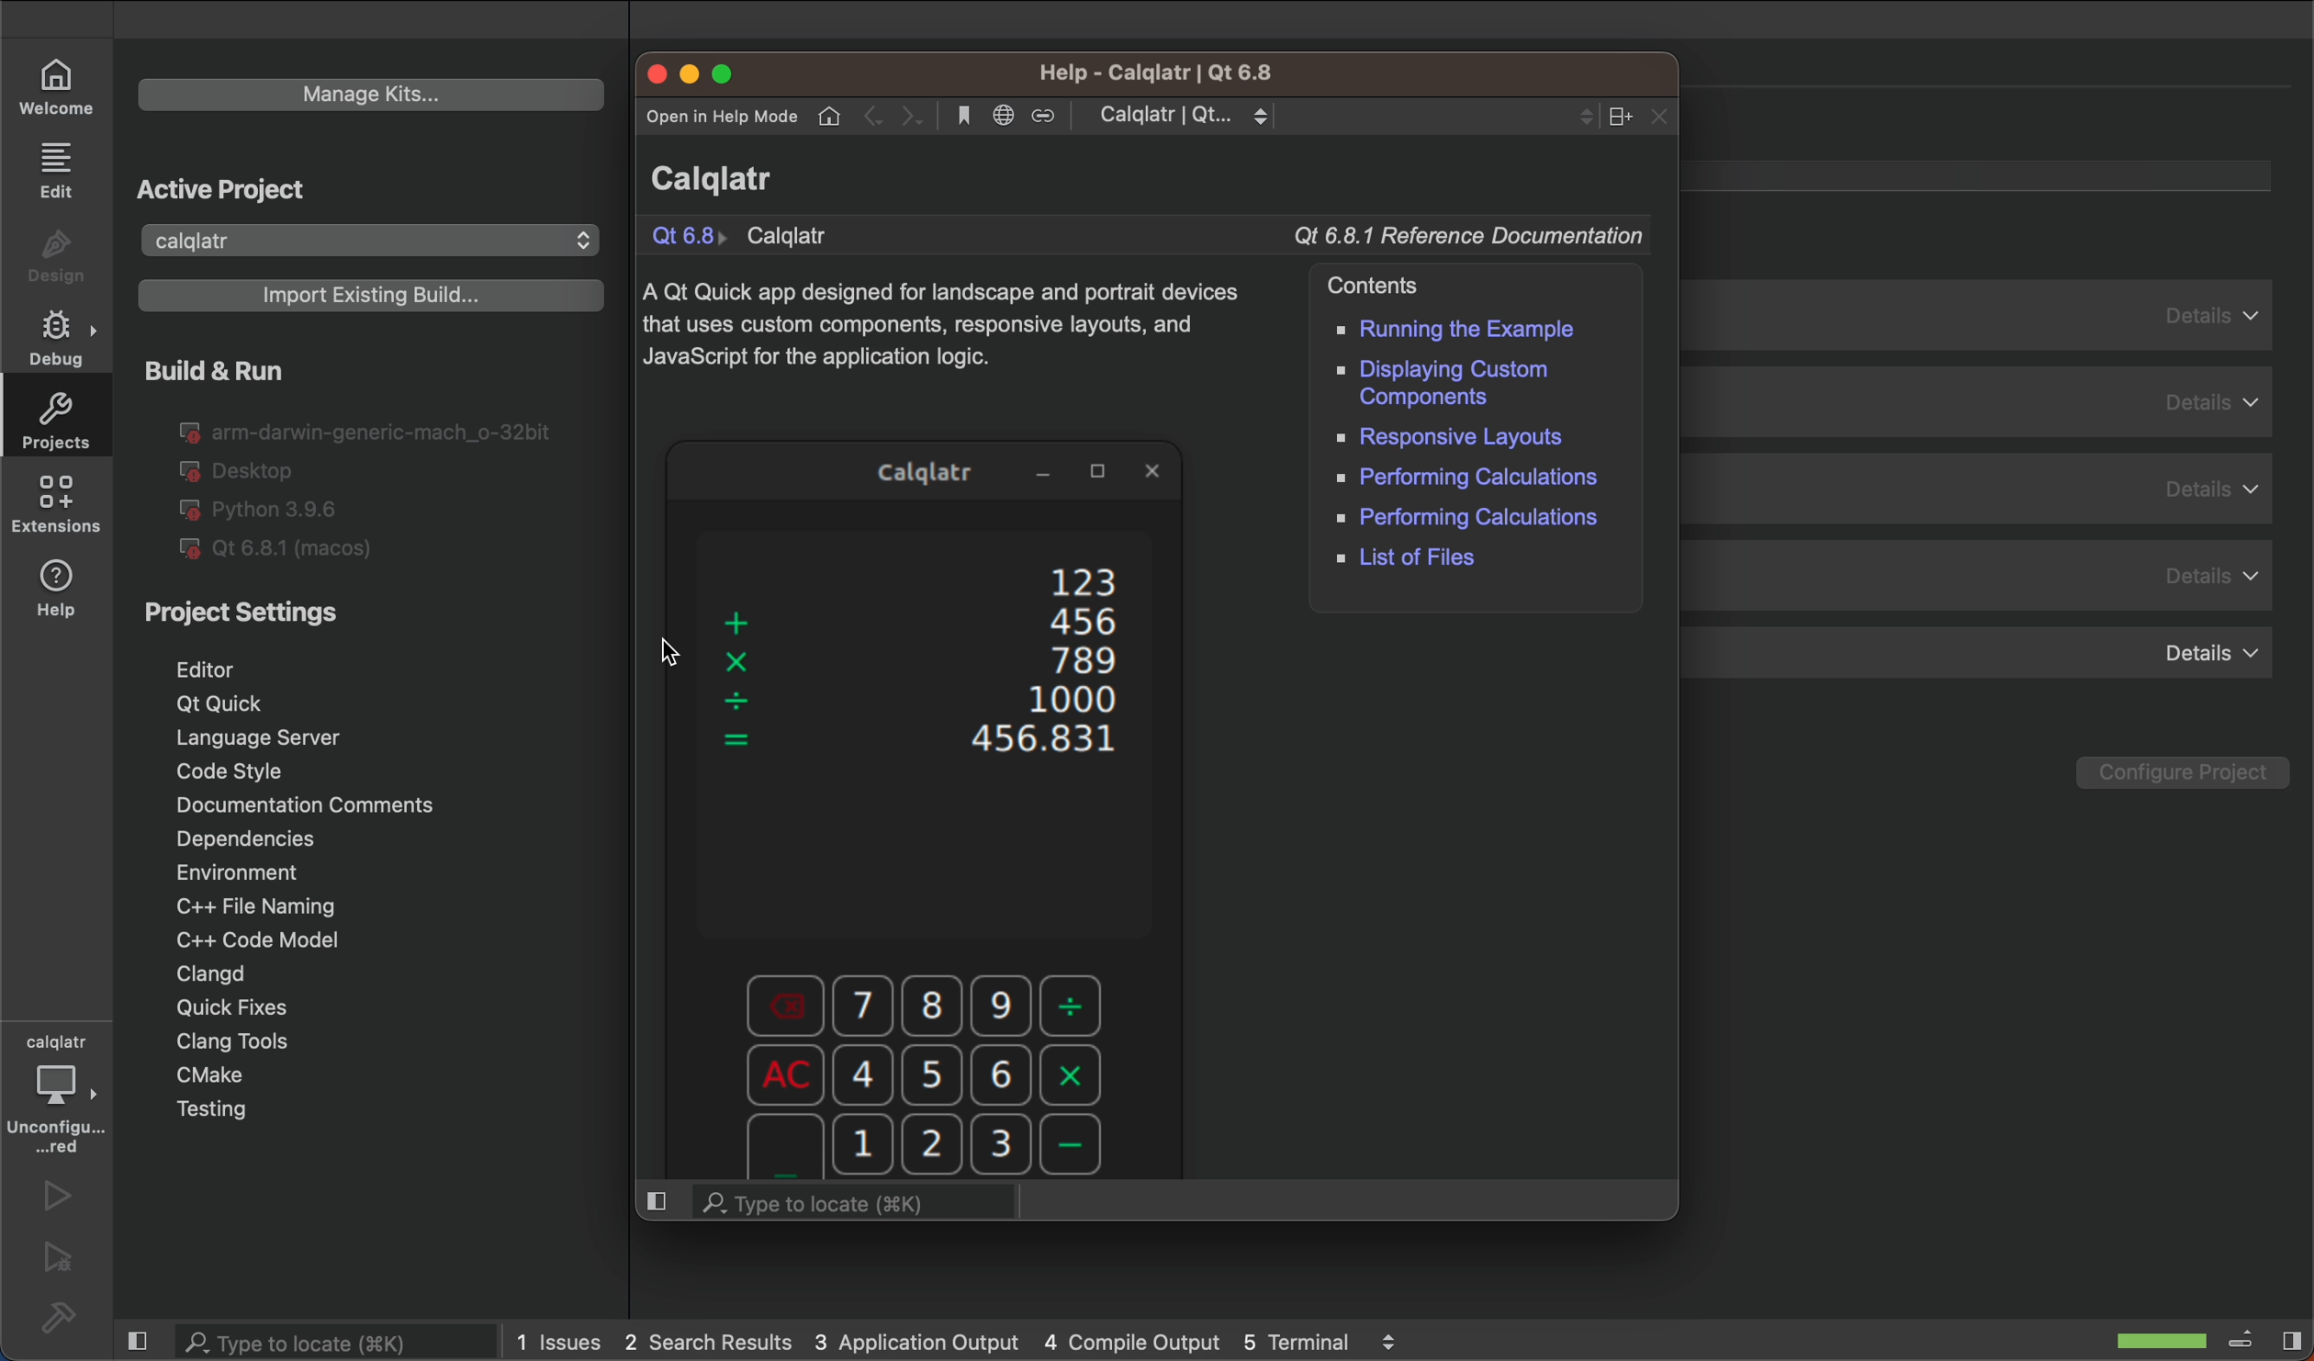  I want to click on application preview, so click(928, 838).